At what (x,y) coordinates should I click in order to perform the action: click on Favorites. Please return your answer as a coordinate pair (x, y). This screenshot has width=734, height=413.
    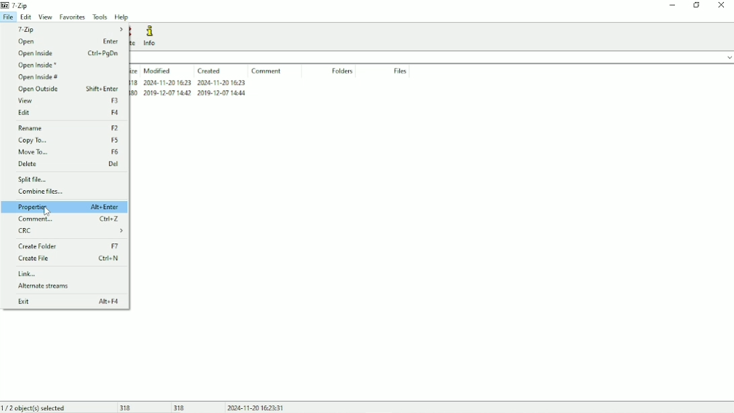
    Looking at the image, I should click on (73, 16).